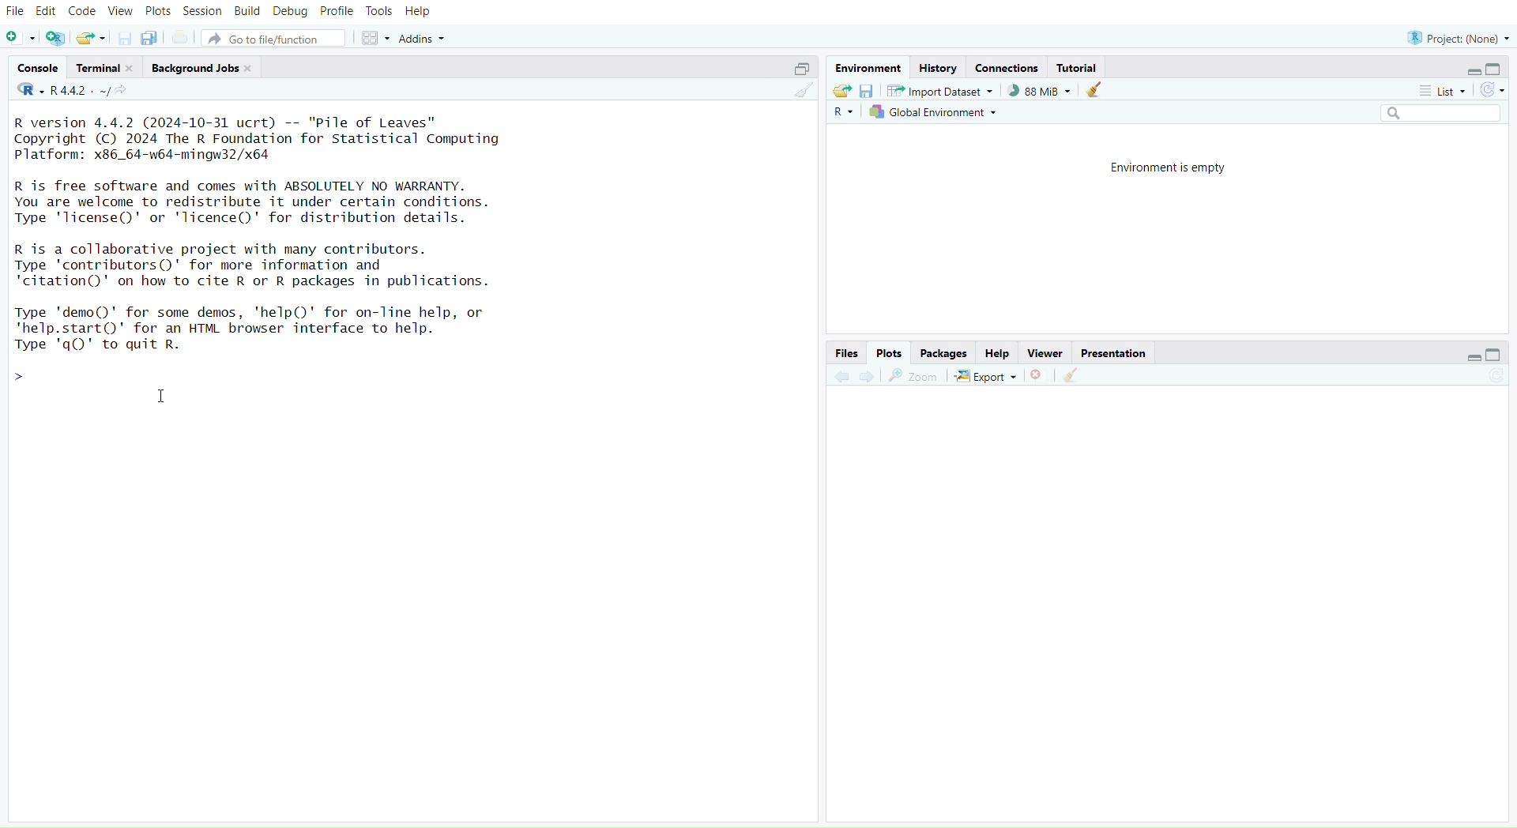 The image size is (1517, 828). I want to click on build, so click(247, 11).